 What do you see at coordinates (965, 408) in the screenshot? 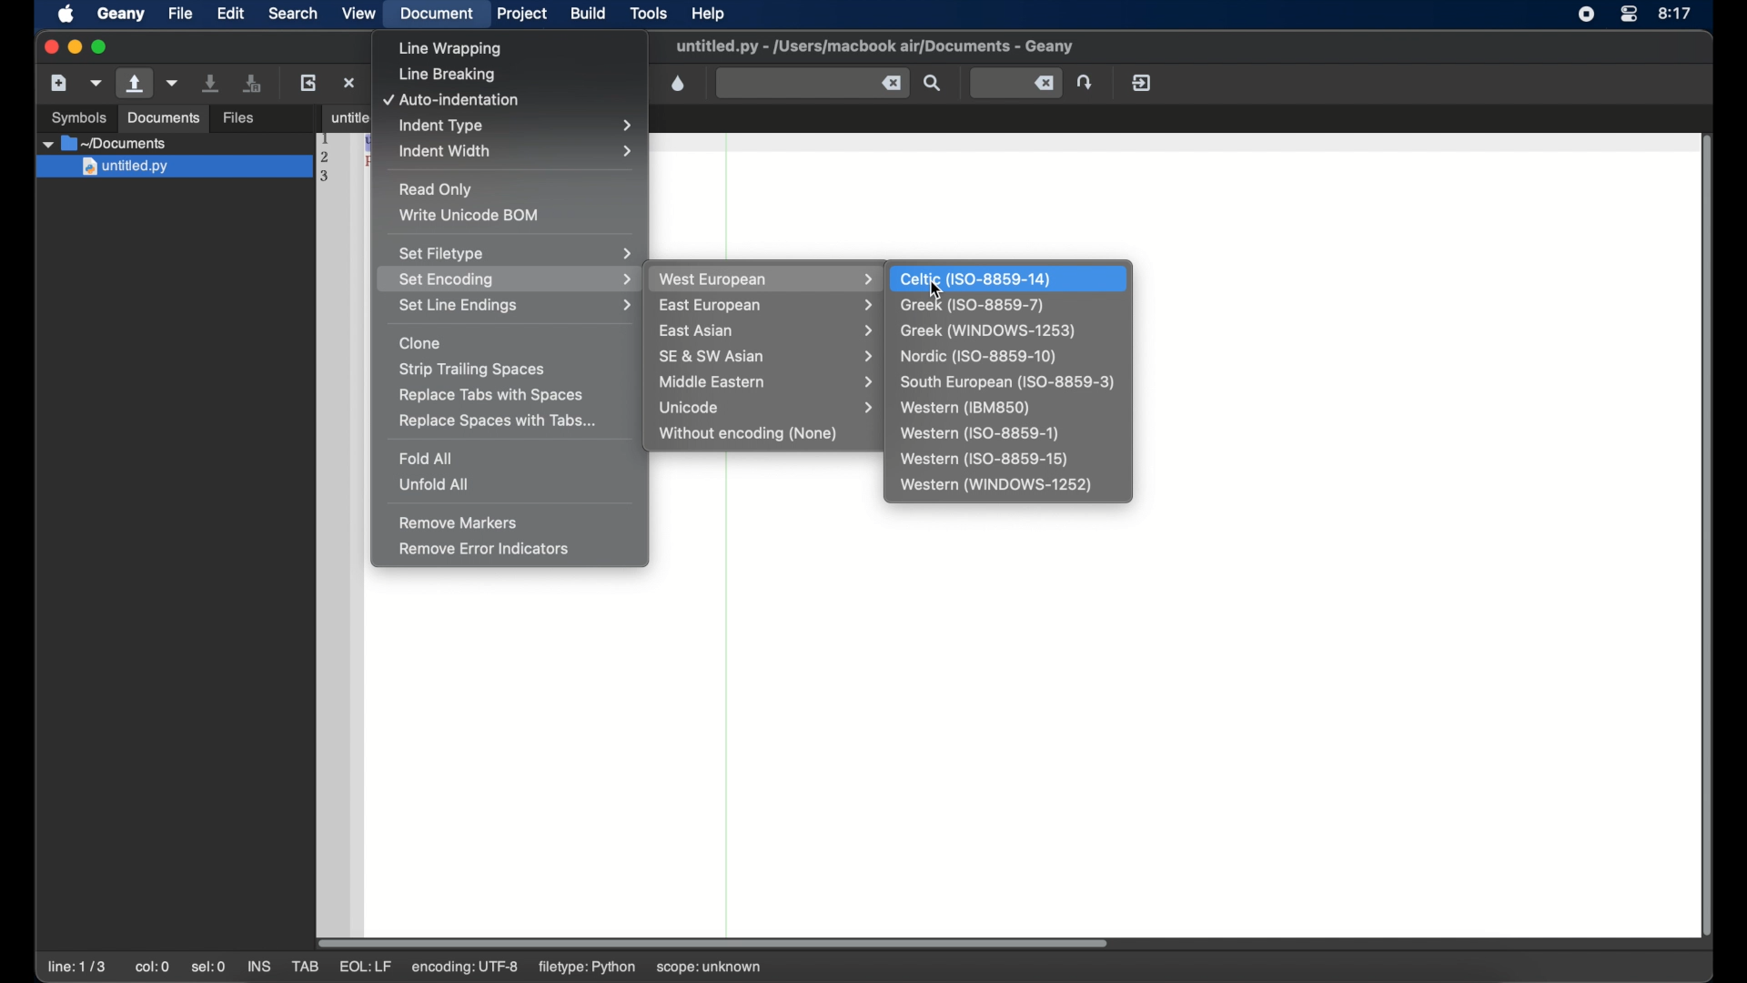
I see `western` at bounding box center [965, 408].